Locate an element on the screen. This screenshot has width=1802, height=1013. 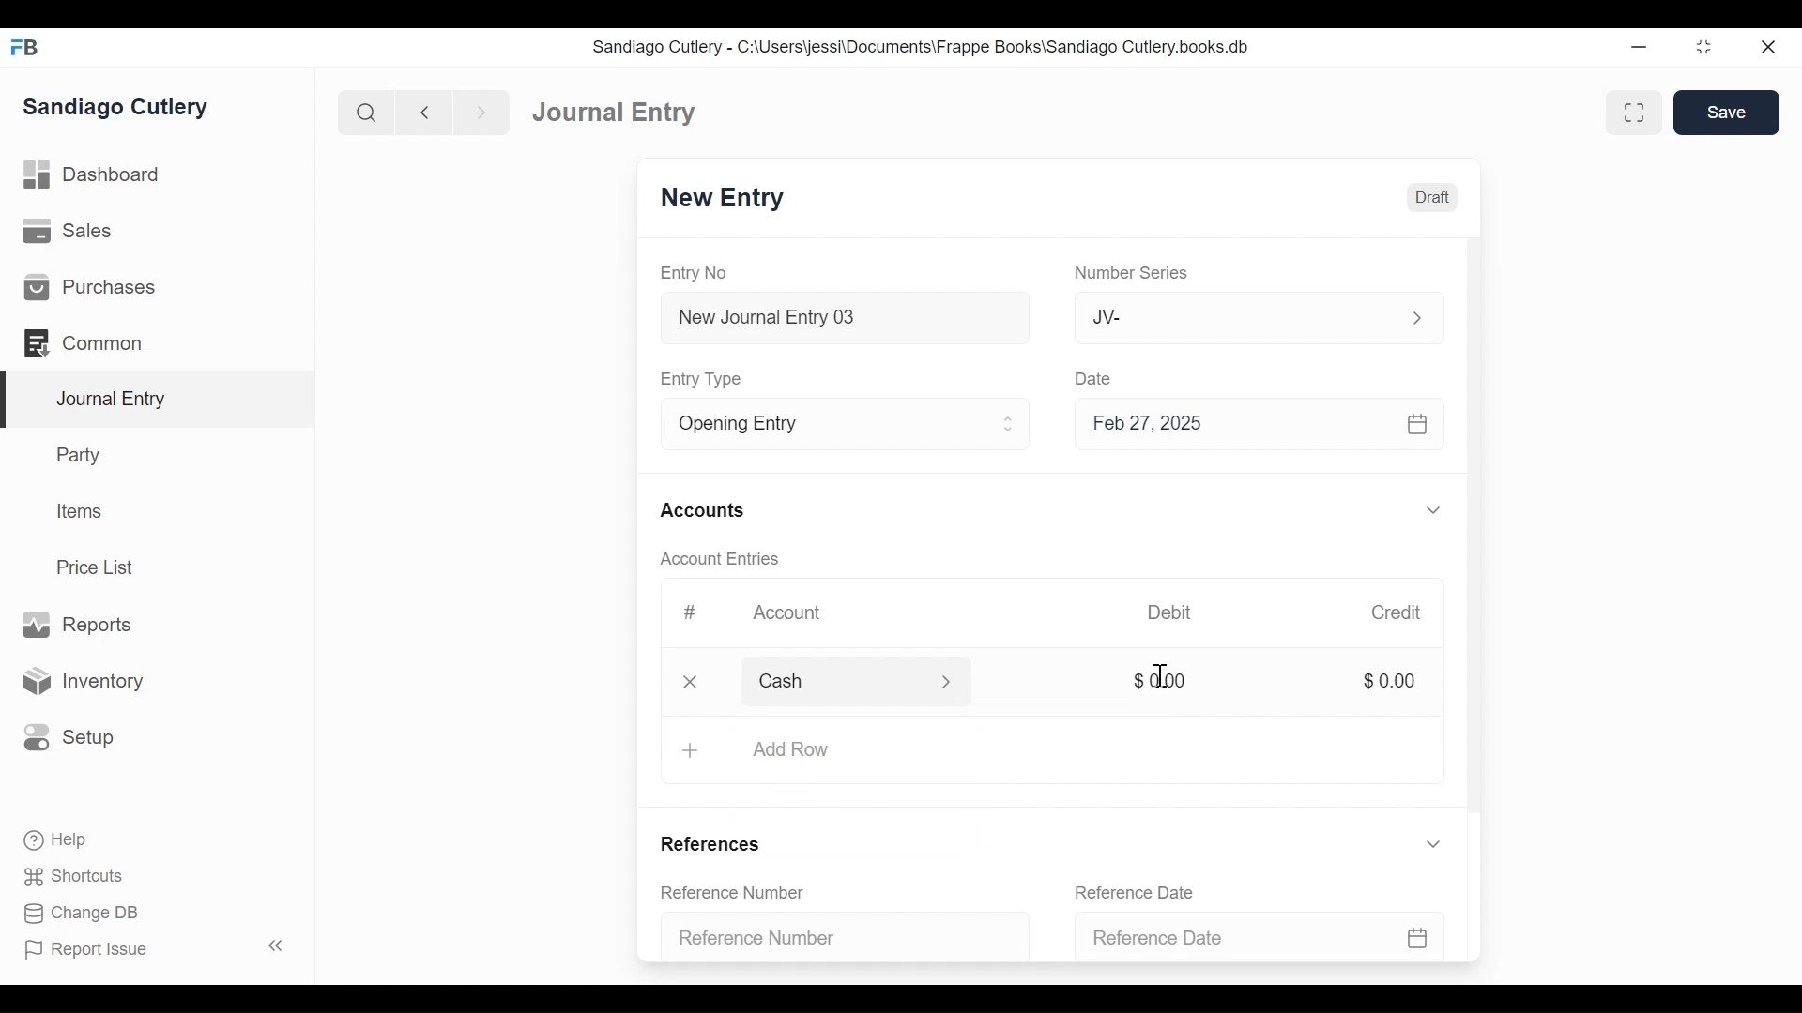
Frappe Books Desktop Icon is located at coordinates (24, 48).